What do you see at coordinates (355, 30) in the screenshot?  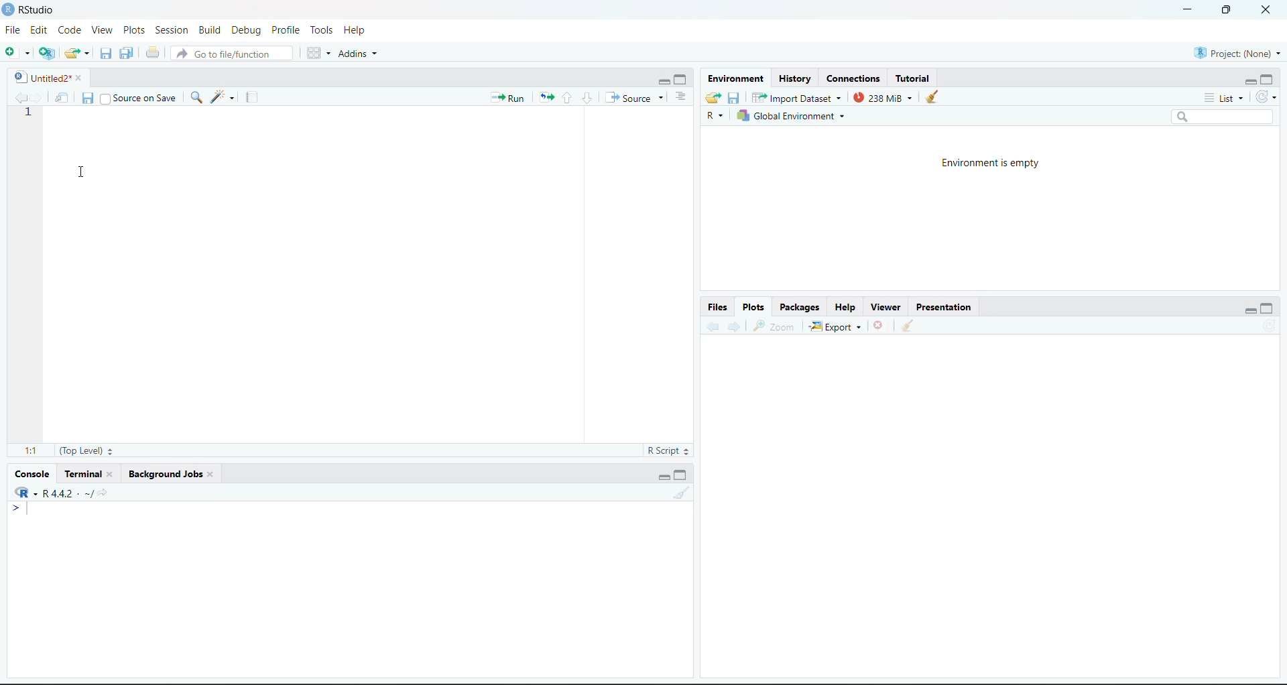 I see `Help` at bounding box center [355, 30].